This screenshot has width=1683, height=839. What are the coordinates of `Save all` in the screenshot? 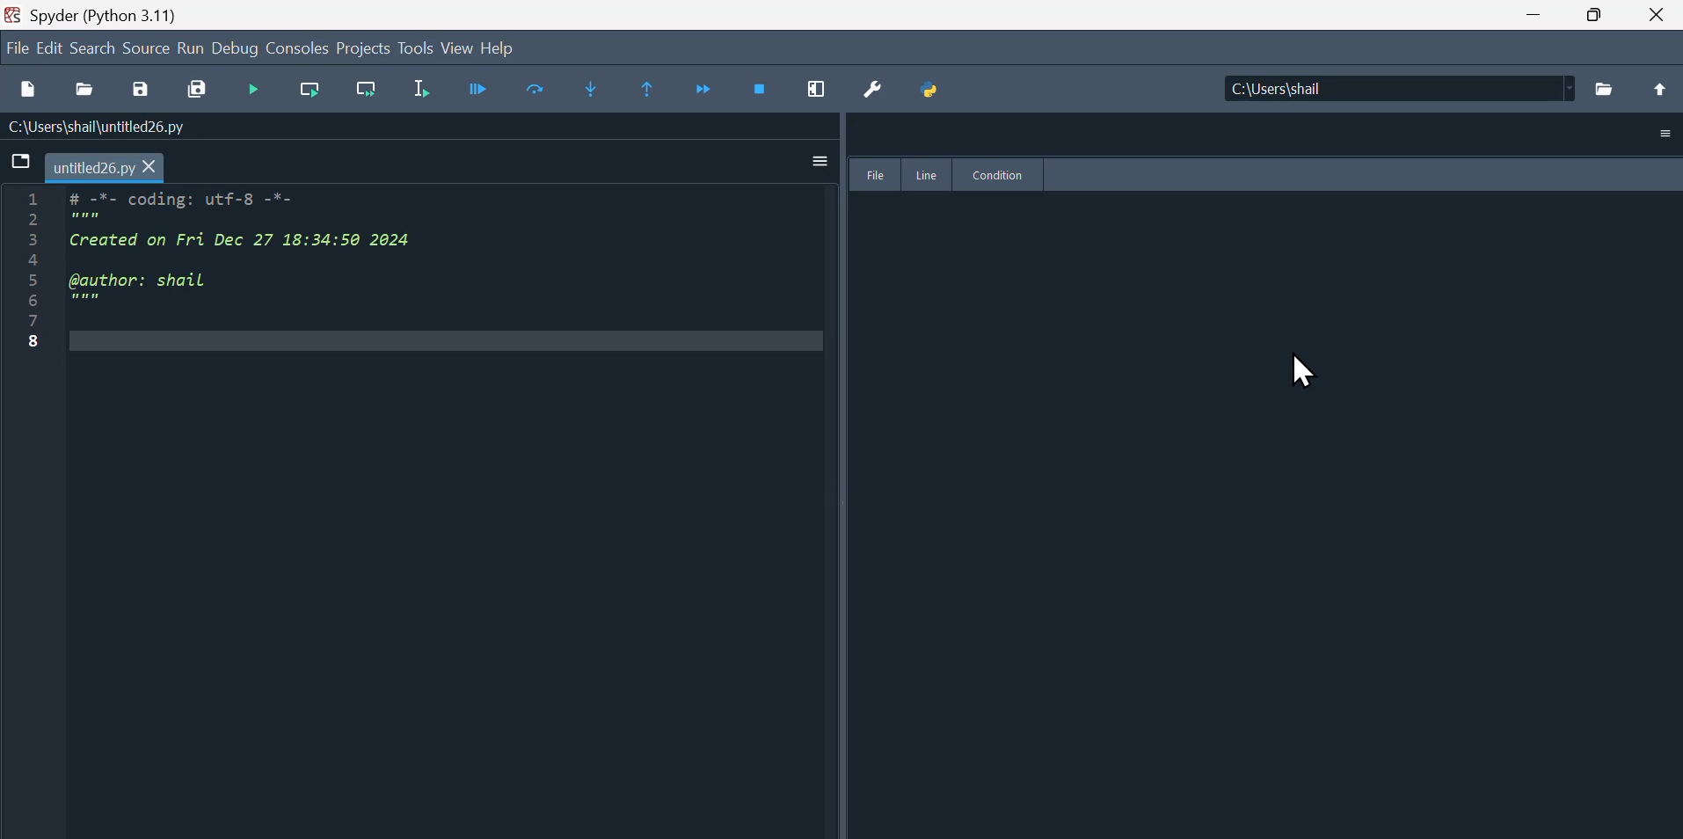 It's located at (200, 91).